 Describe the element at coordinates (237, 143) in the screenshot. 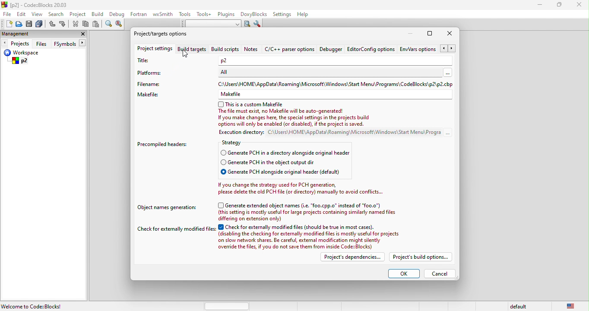

I see `strategy` at that location.